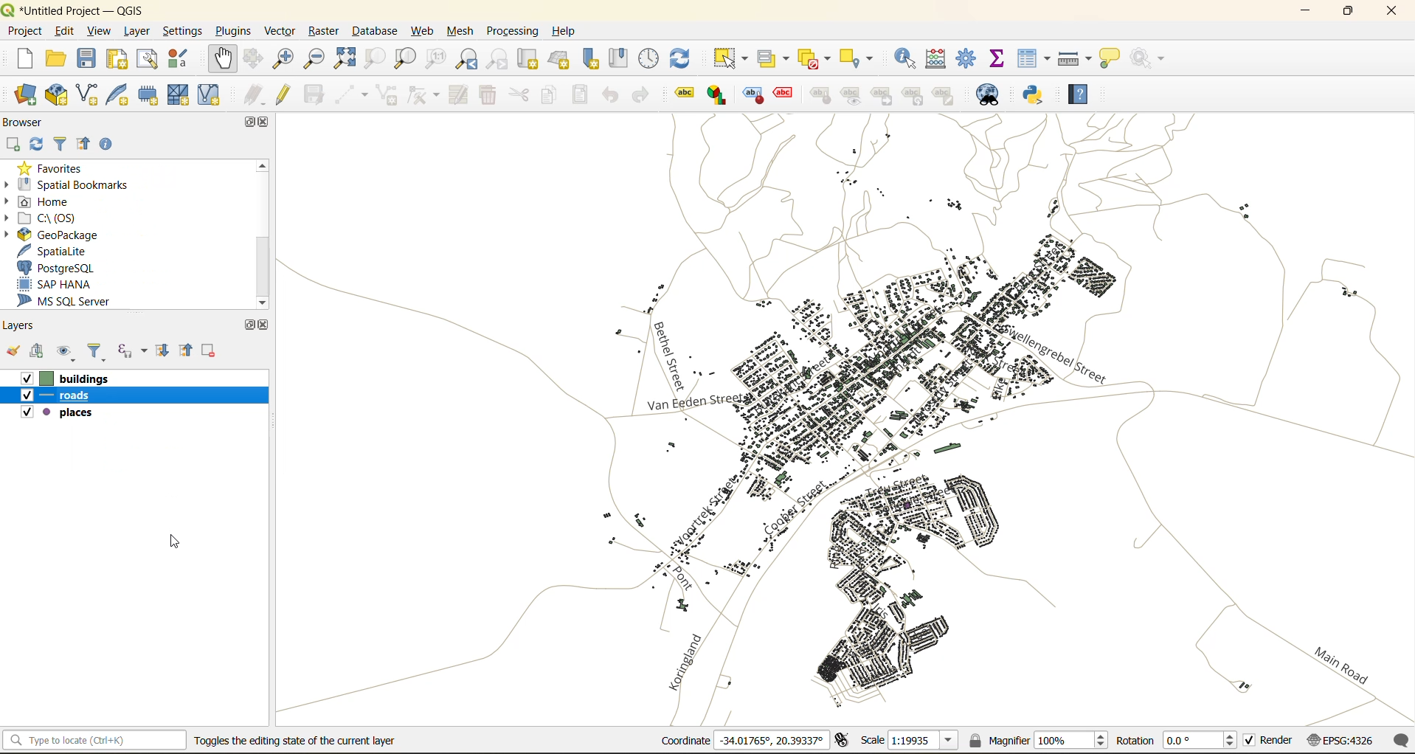  I want to click on maximize, so click(248, 122).